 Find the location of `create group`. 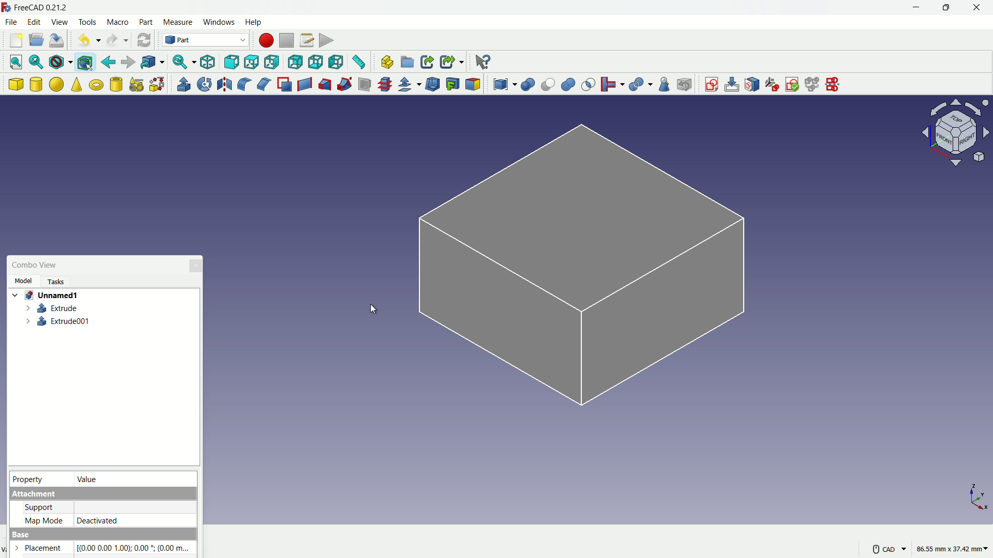

create group is located at coordinates (408, 63).